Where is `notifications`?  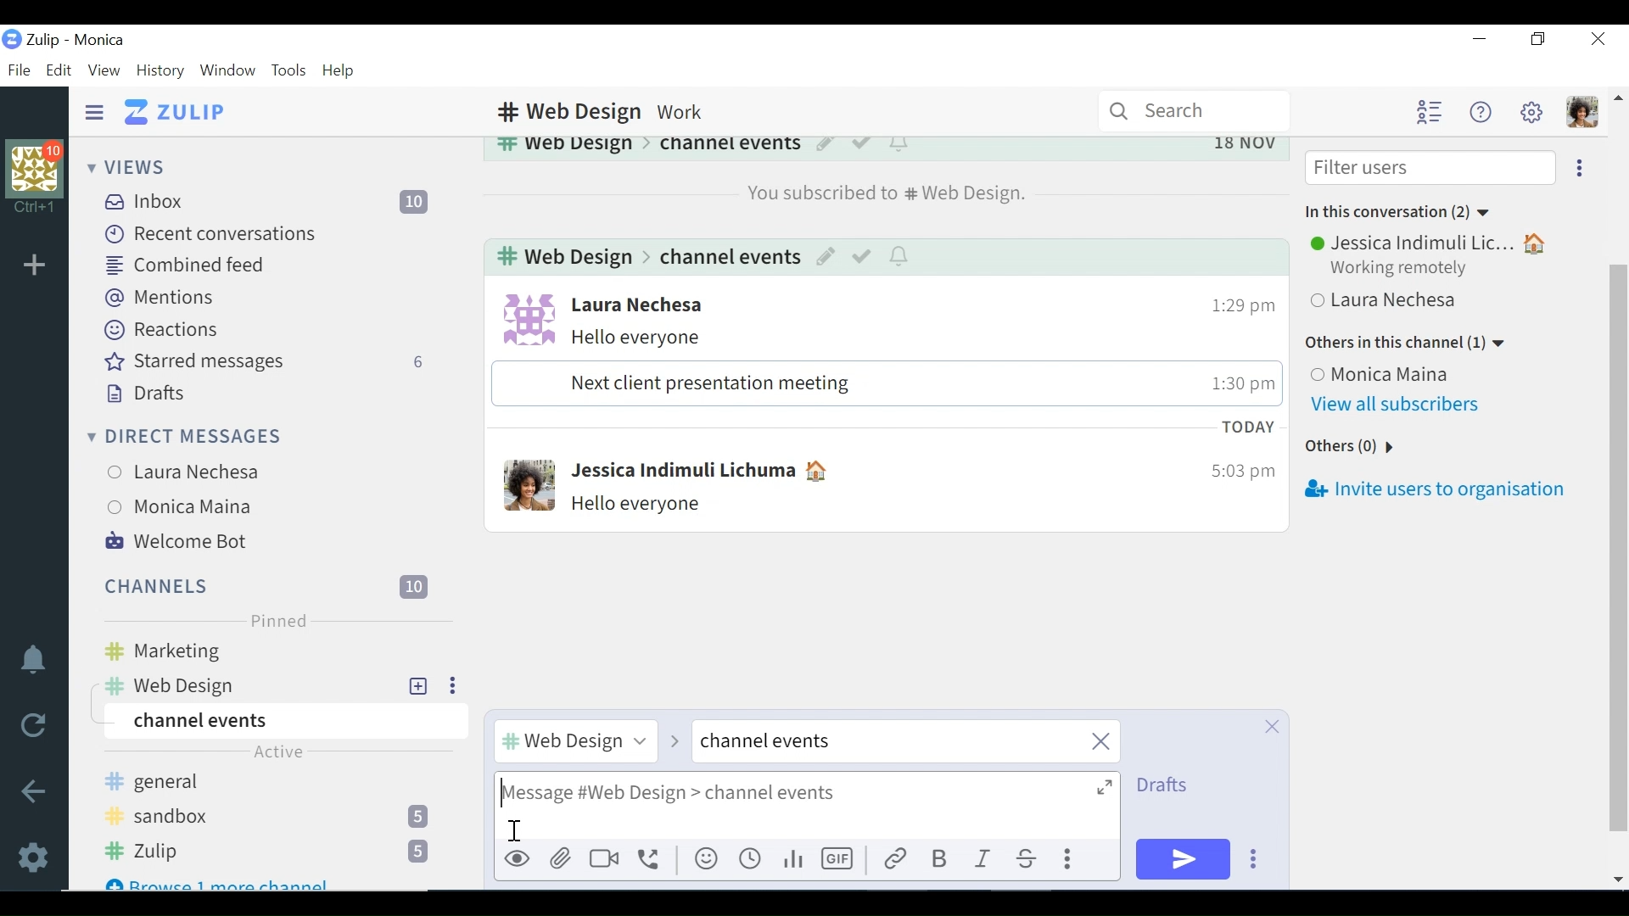
notifications is located at coordinates (895, 255).